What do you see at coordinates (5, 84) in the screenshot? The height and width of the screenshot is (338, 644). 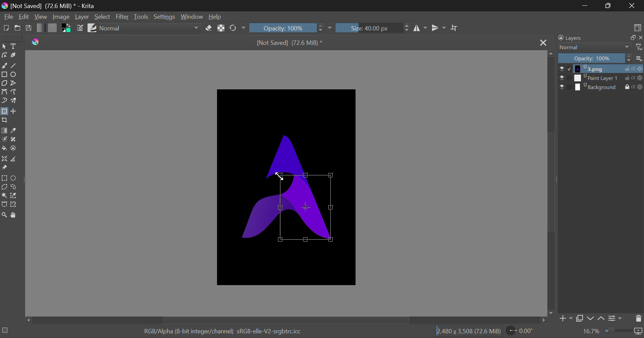 I see `Polygon` at bounding box center [5, 84].